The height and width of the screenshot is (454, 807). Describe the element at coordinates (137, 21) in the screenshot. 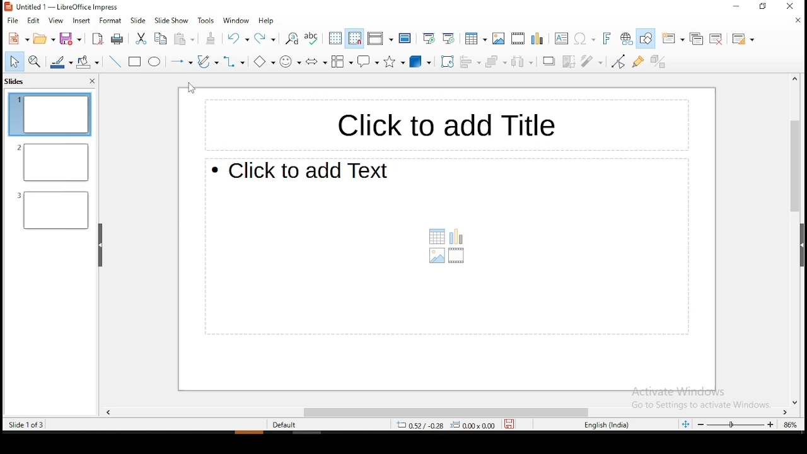

I see `slide` at that location.